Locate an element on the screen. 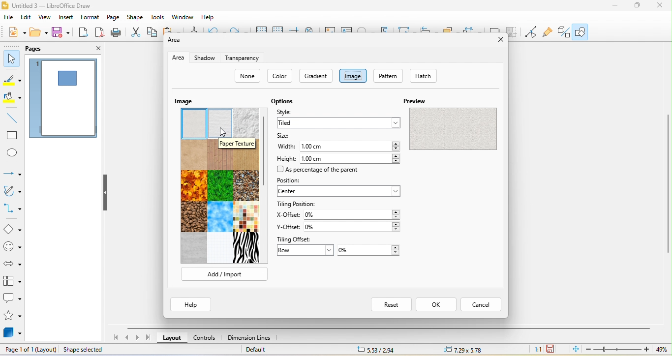 This screenshot has width=672, height=356. 1.00 cm is located at coordinates (349, 145).